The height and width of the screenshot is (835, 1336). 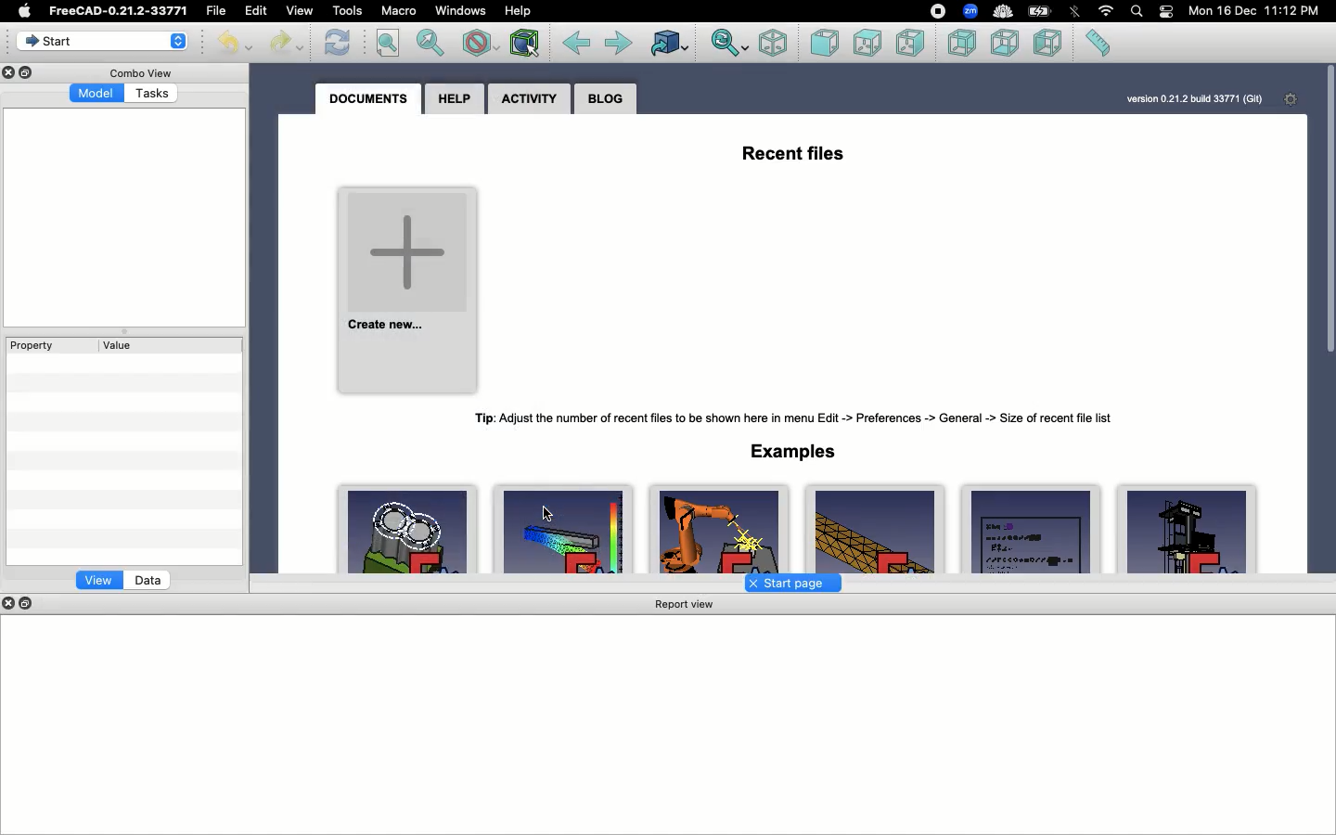 What do you see at coordinates (773, 43) in the screenshot?
I see `Isometric` at bounding box center [773, 43].